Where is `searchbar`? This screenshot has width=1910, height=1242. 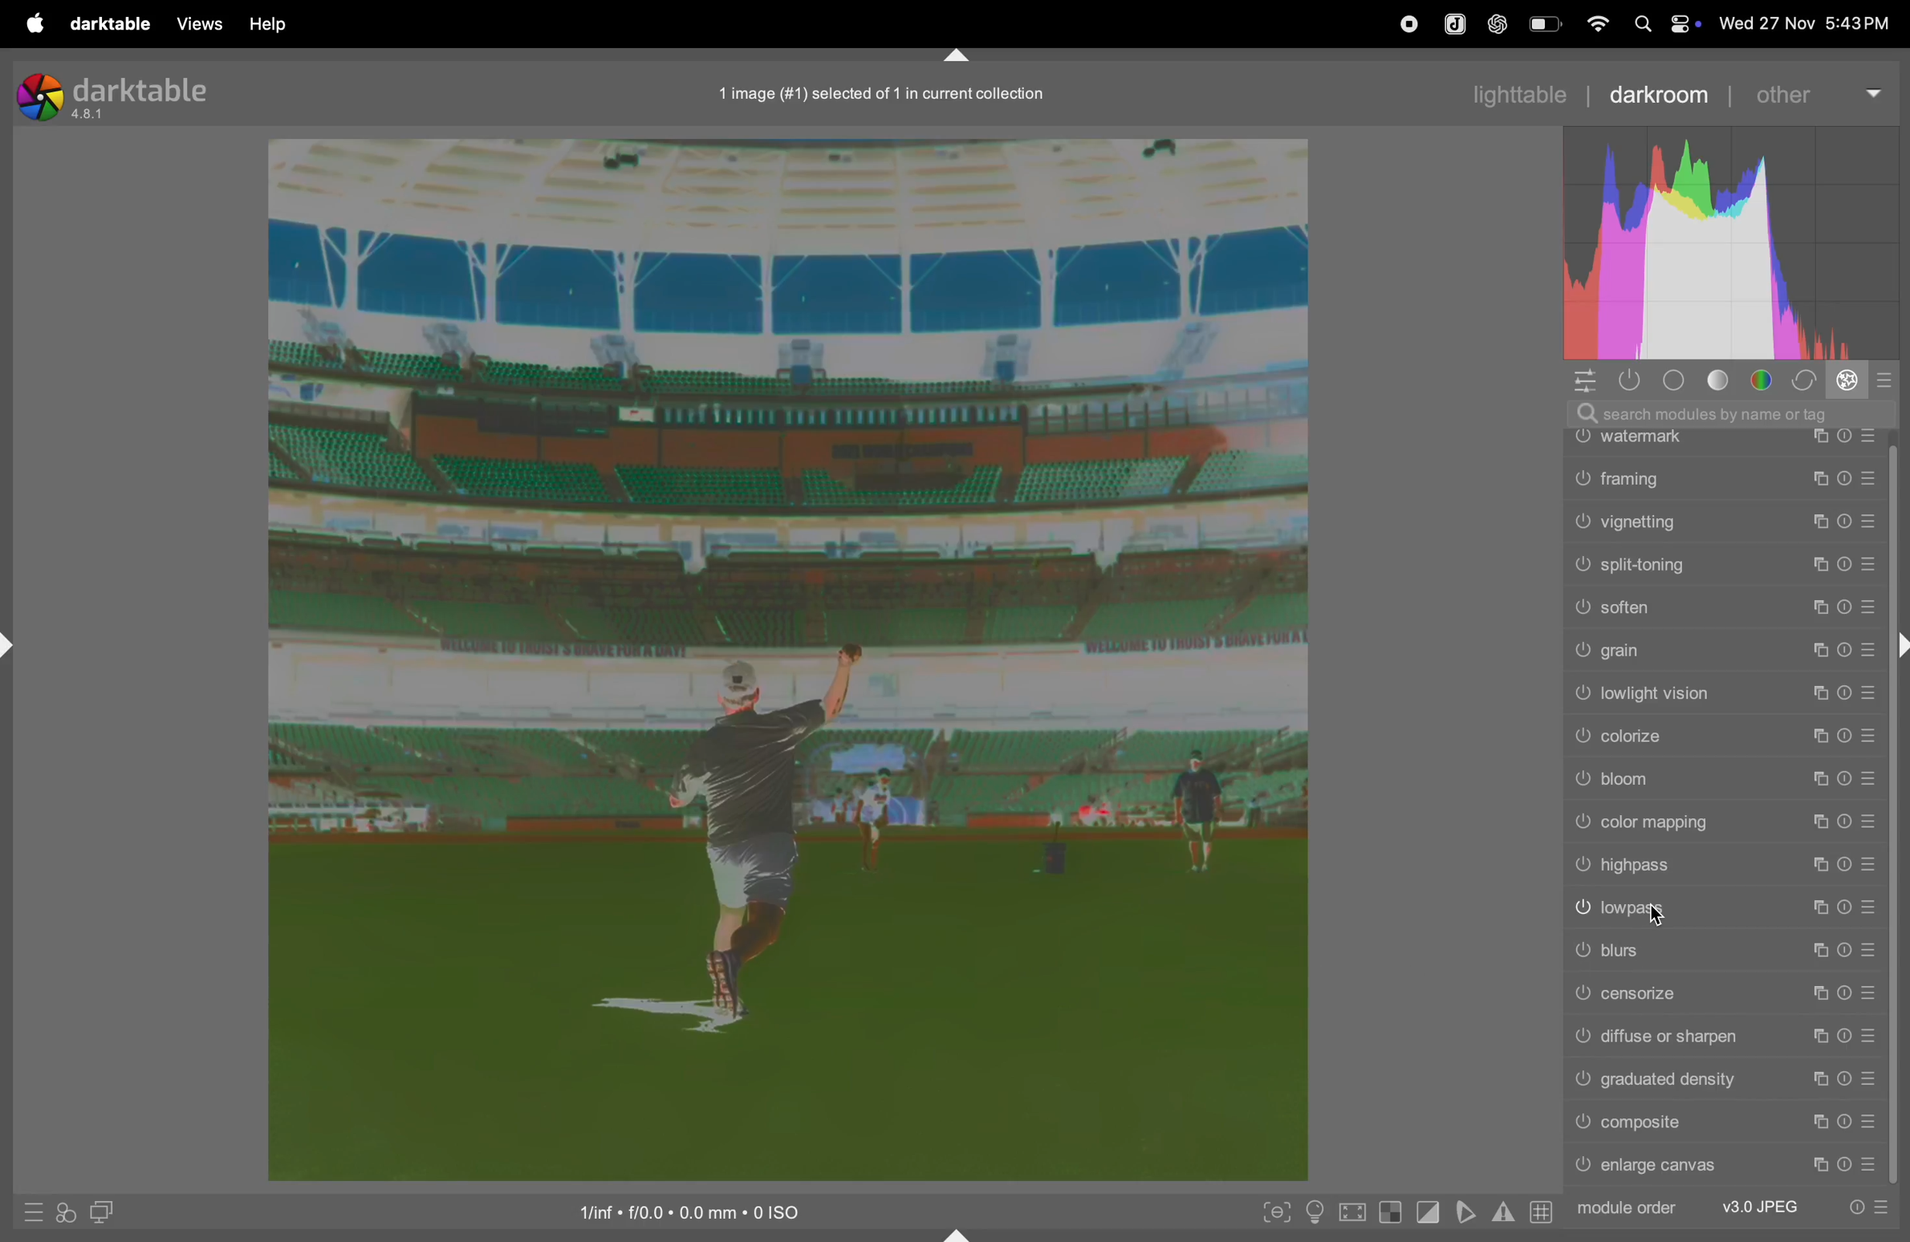 searchbar is located at coordinates (1729, 412).